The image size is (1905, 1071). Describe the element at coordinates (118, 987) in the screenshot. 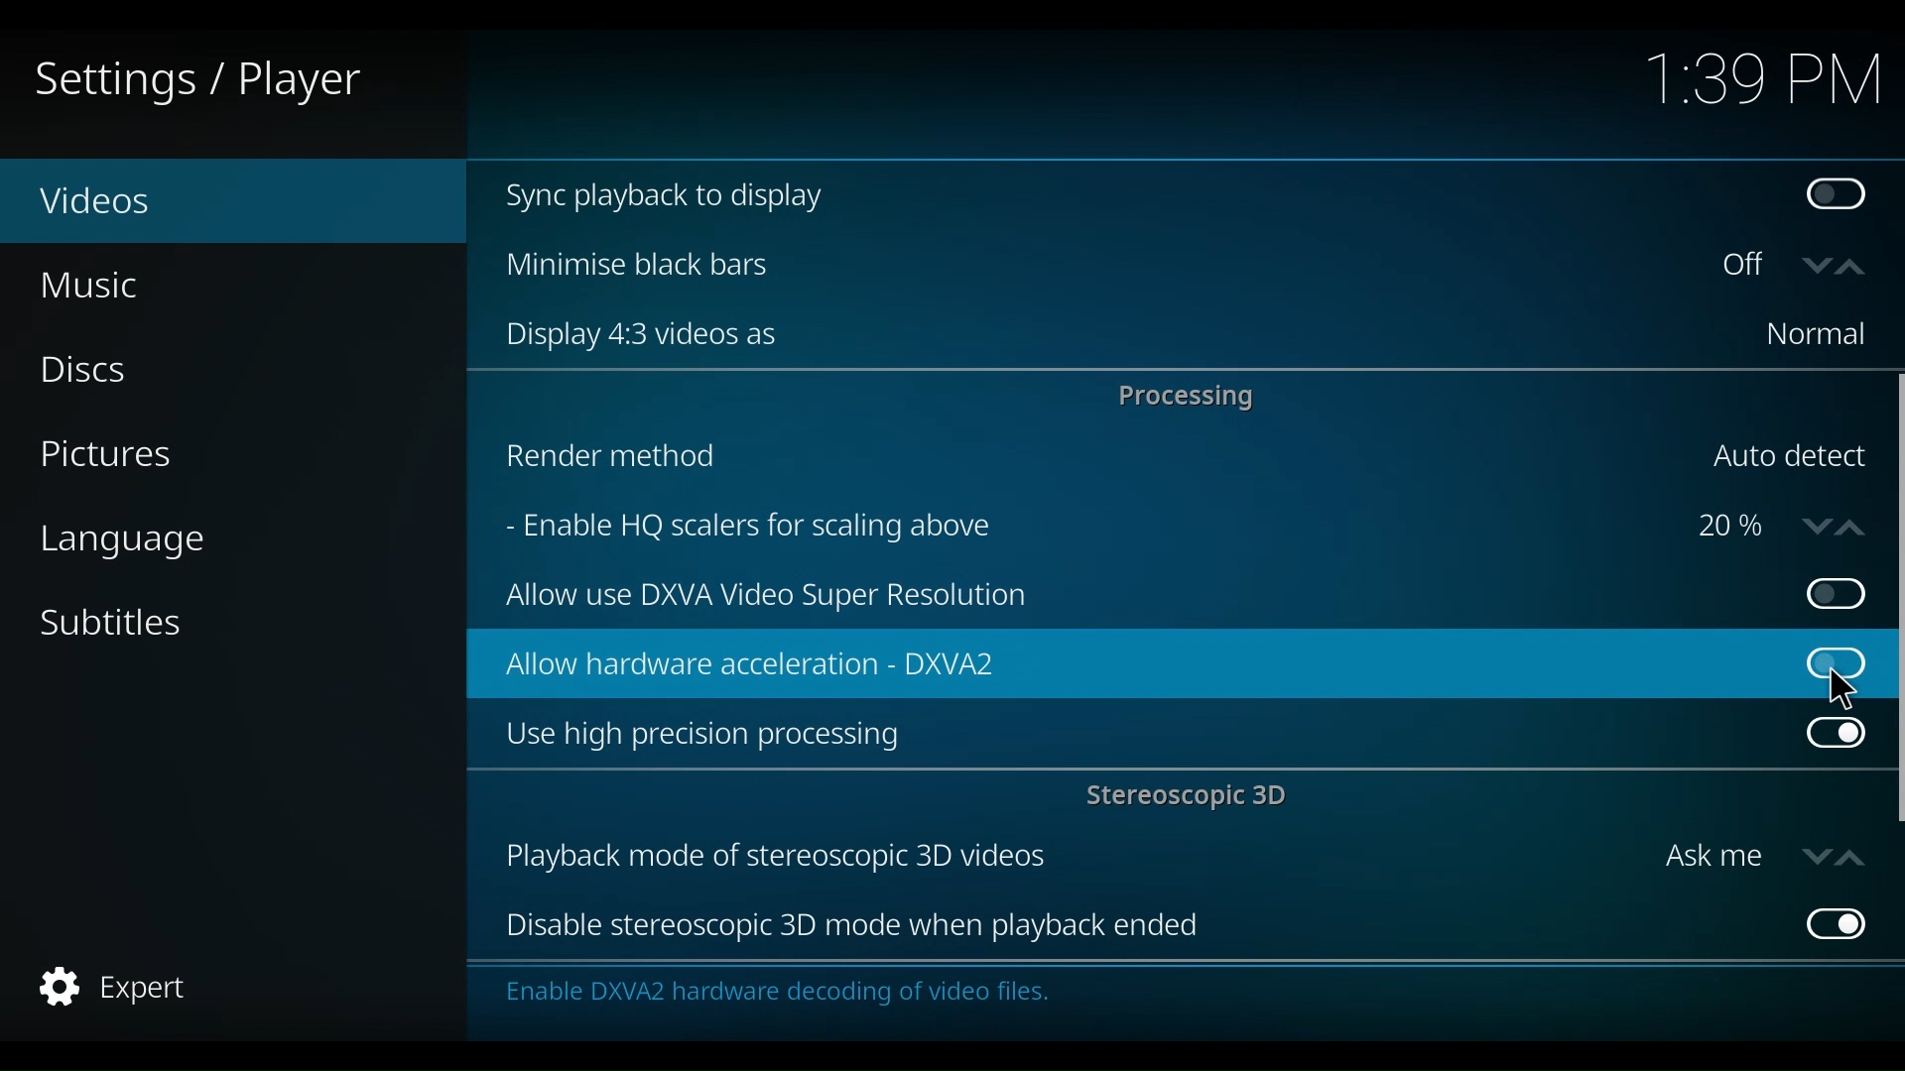

I see `Expert` at that location.